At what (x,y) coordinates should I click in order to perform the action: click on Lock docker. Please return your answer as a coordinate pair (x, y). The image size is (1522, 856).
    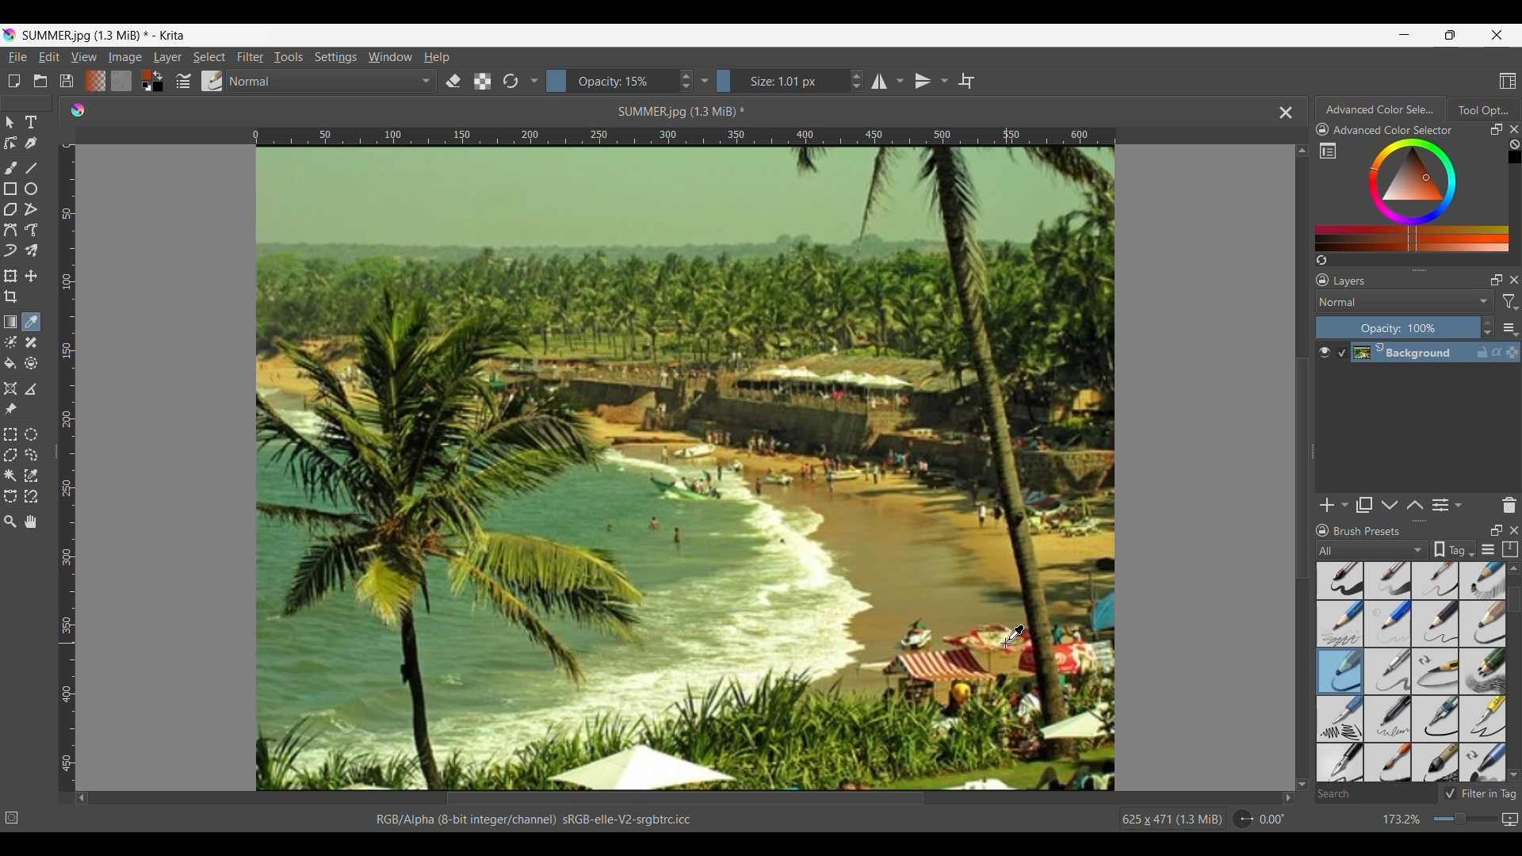
    Looking at the image, I should click on (1321, 281).